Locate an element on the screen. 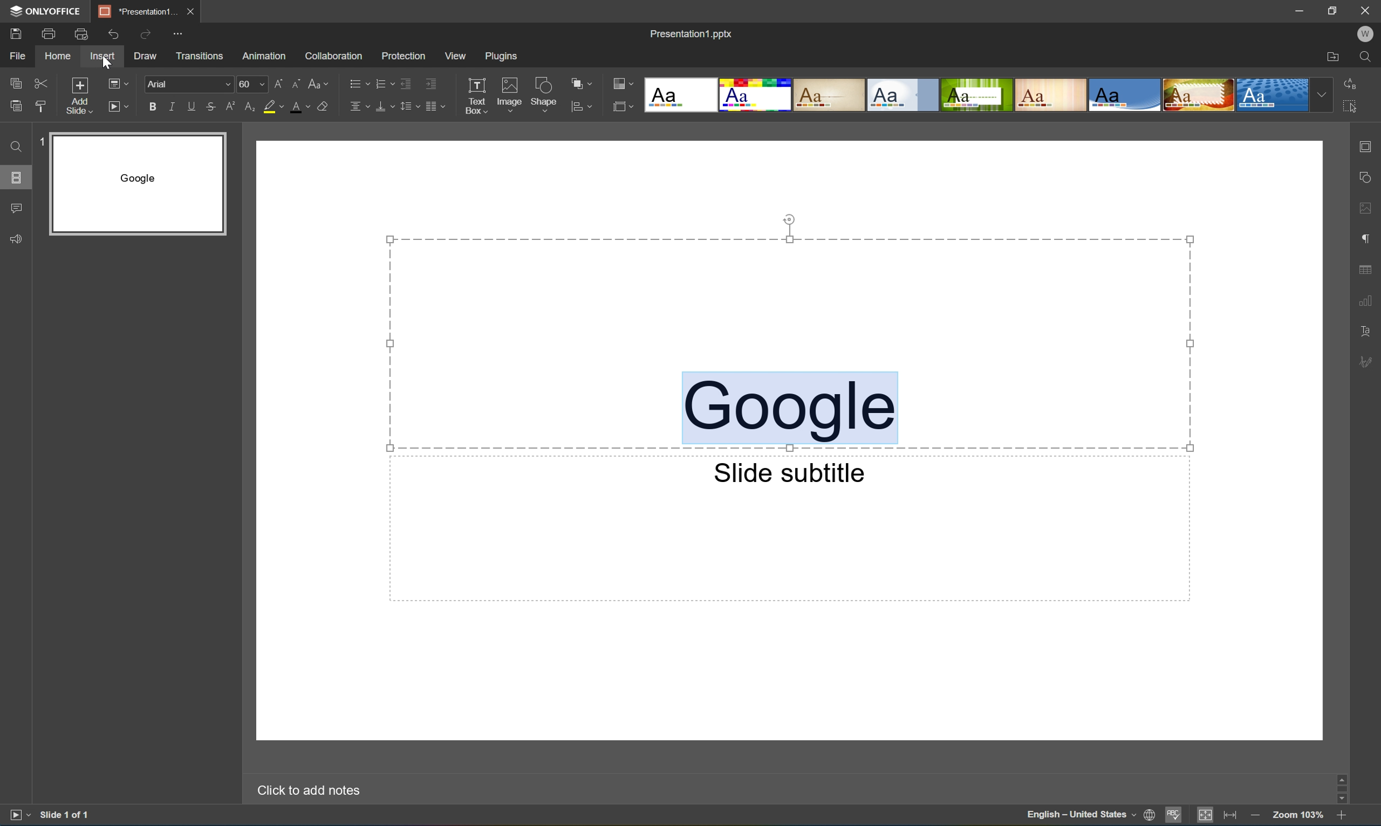 The image size is (1381, 826). Increase indent is located at coordinates (433, 81).